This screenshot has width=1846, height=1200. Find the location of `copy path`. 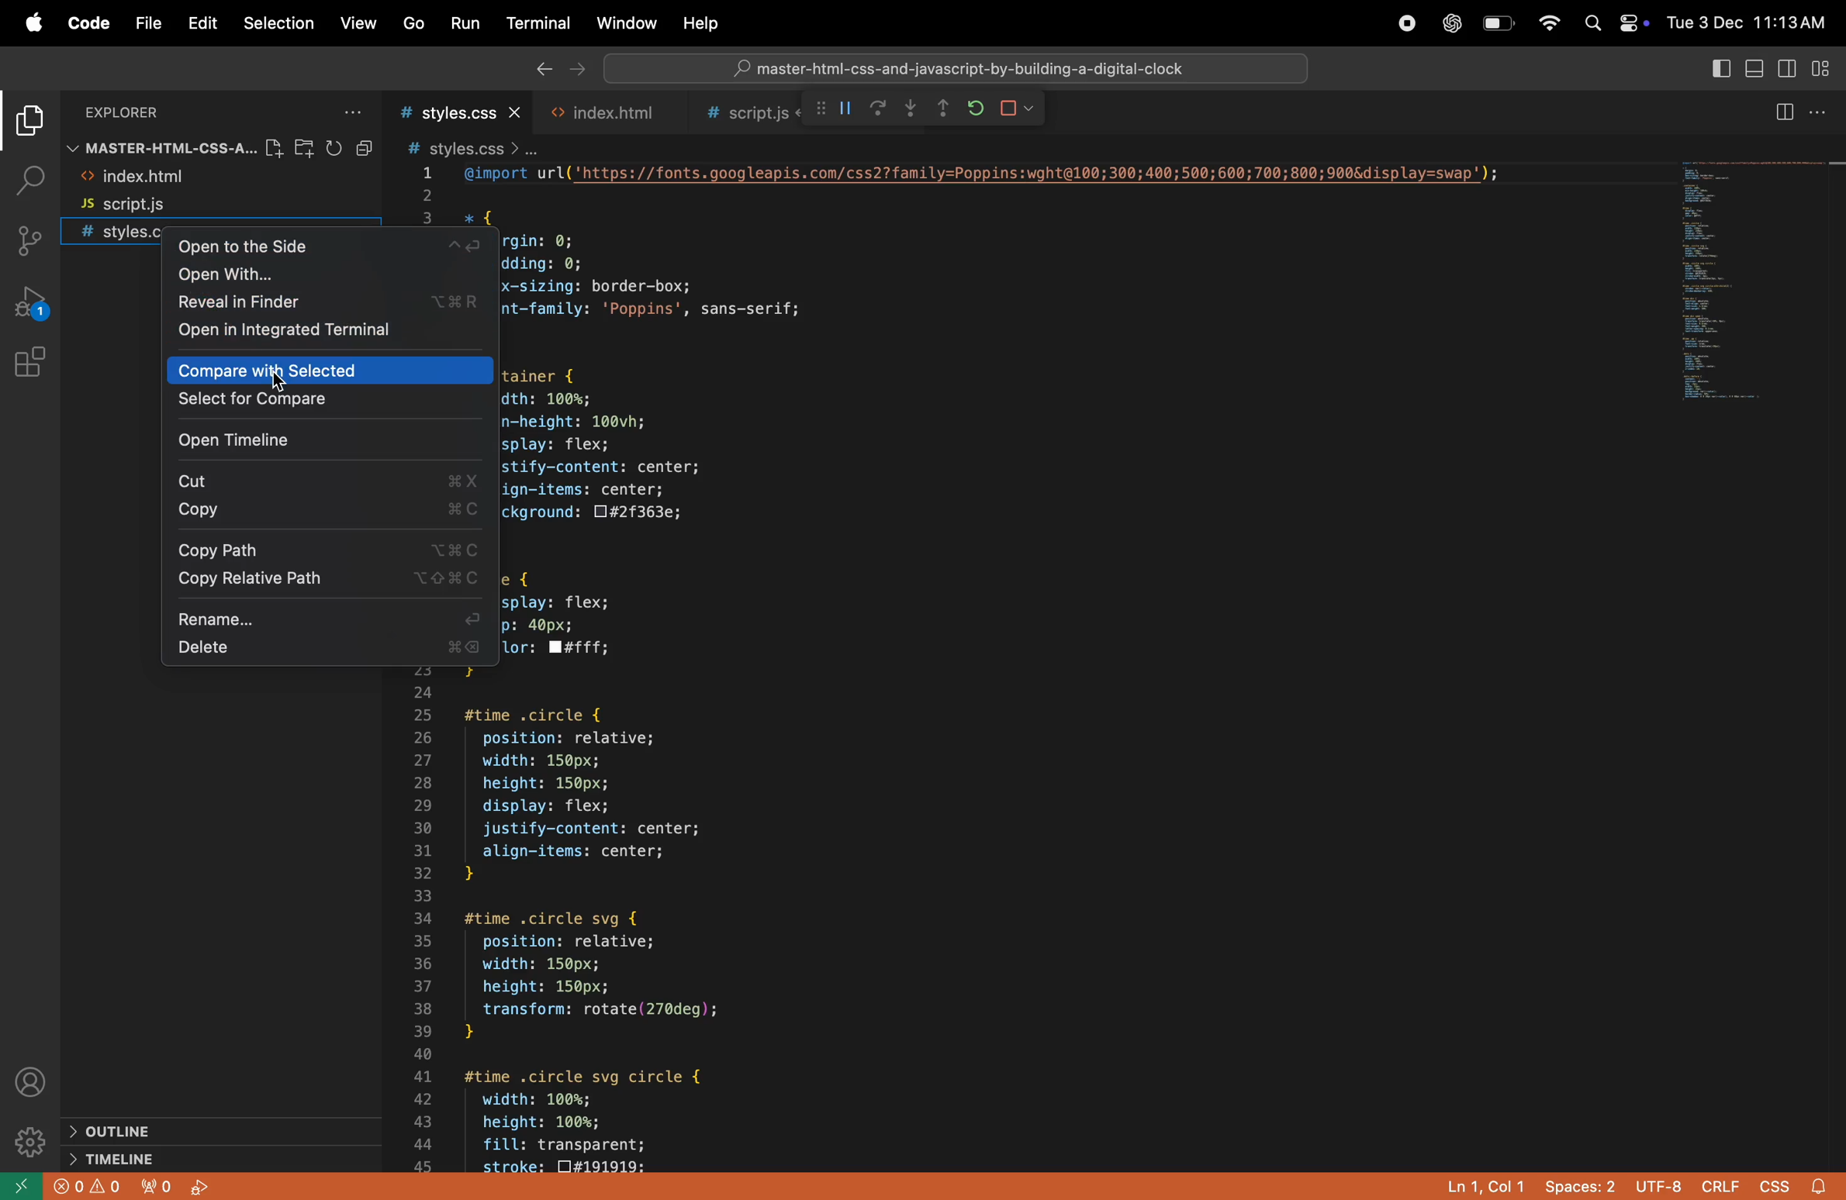

copy path is located at coordinates (323, 550).